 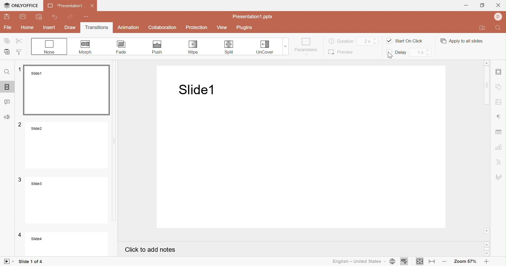 I want to click on Feedback & Support, so click(x=7, y=117).